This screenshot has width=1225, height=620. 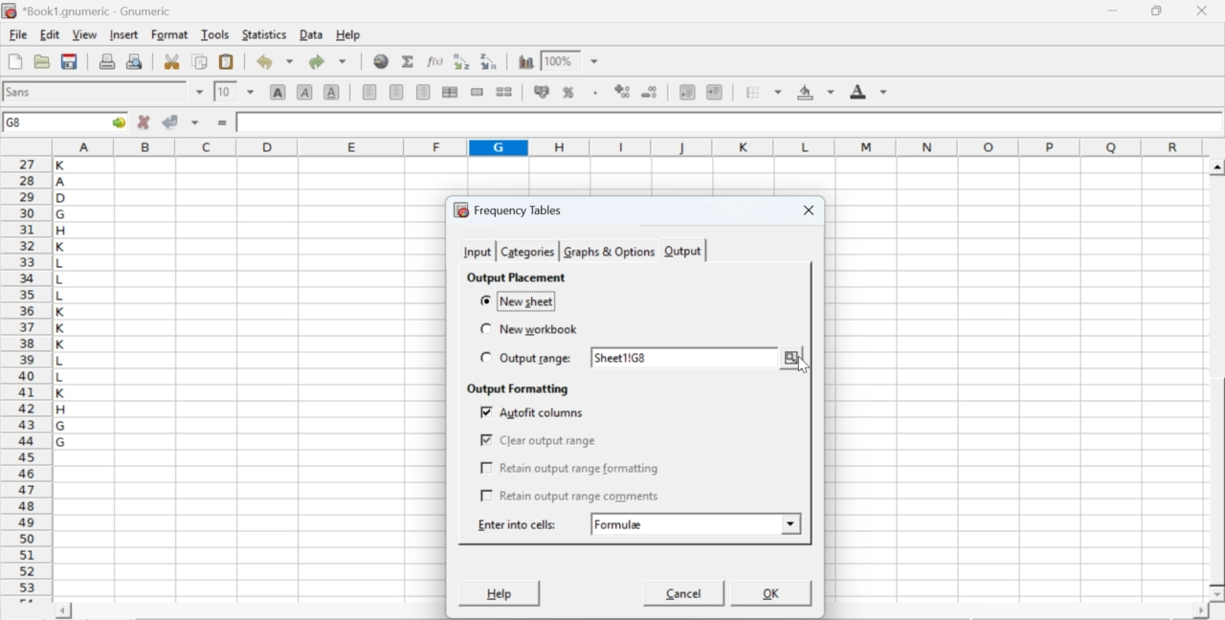 What do you see at coordinates (526, 329) in the screenshot?
I see `new workbook` at bounding box center [526, 329].